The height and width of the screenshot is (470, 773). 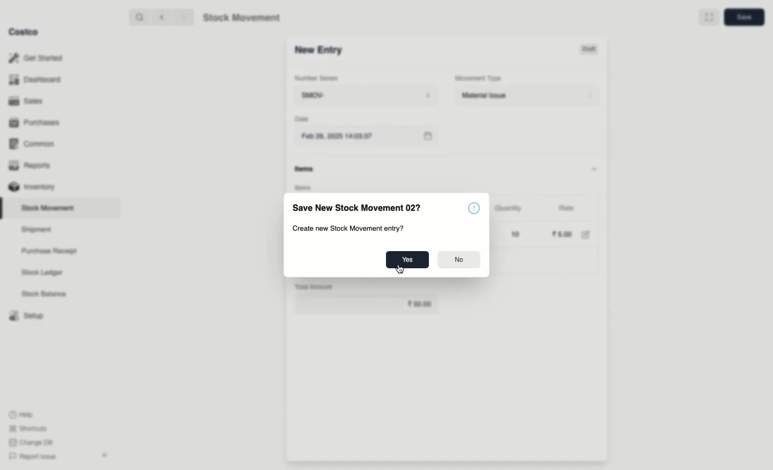 I want to click on Emblem, so click(x=473, y=208).